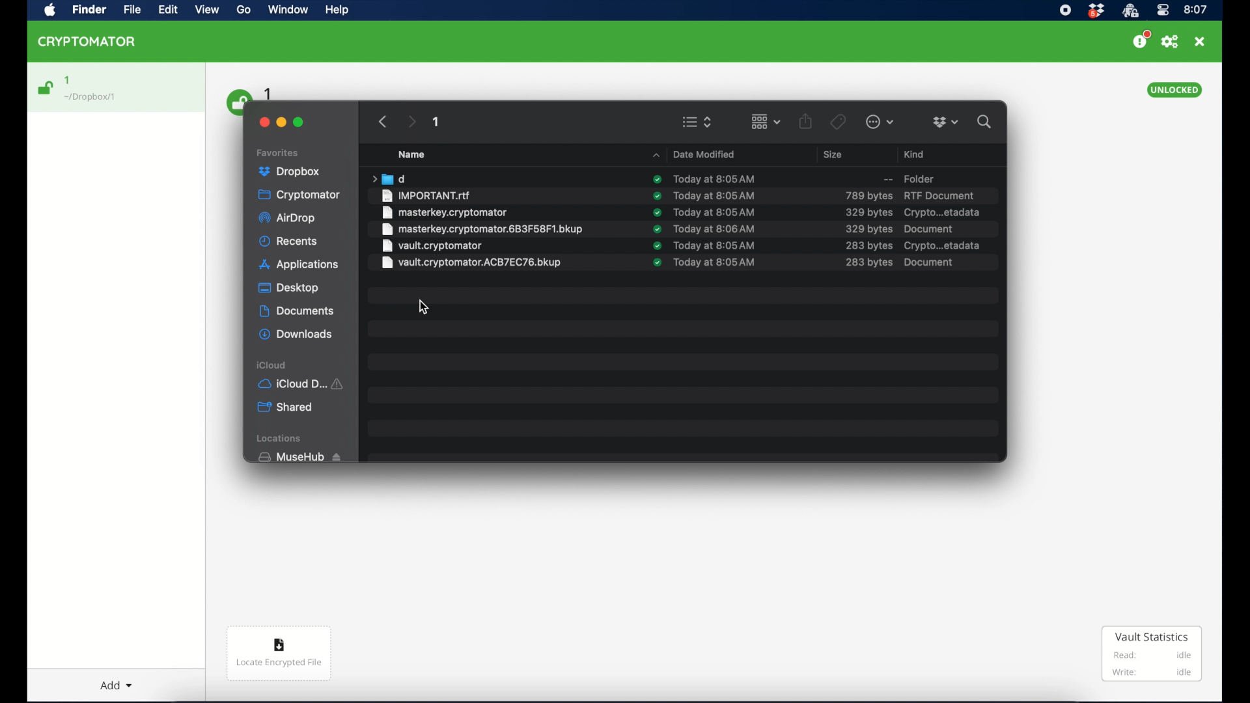  Describe the element at coordinates (283, 121) in the screenshot. I see `minimize` at that location.